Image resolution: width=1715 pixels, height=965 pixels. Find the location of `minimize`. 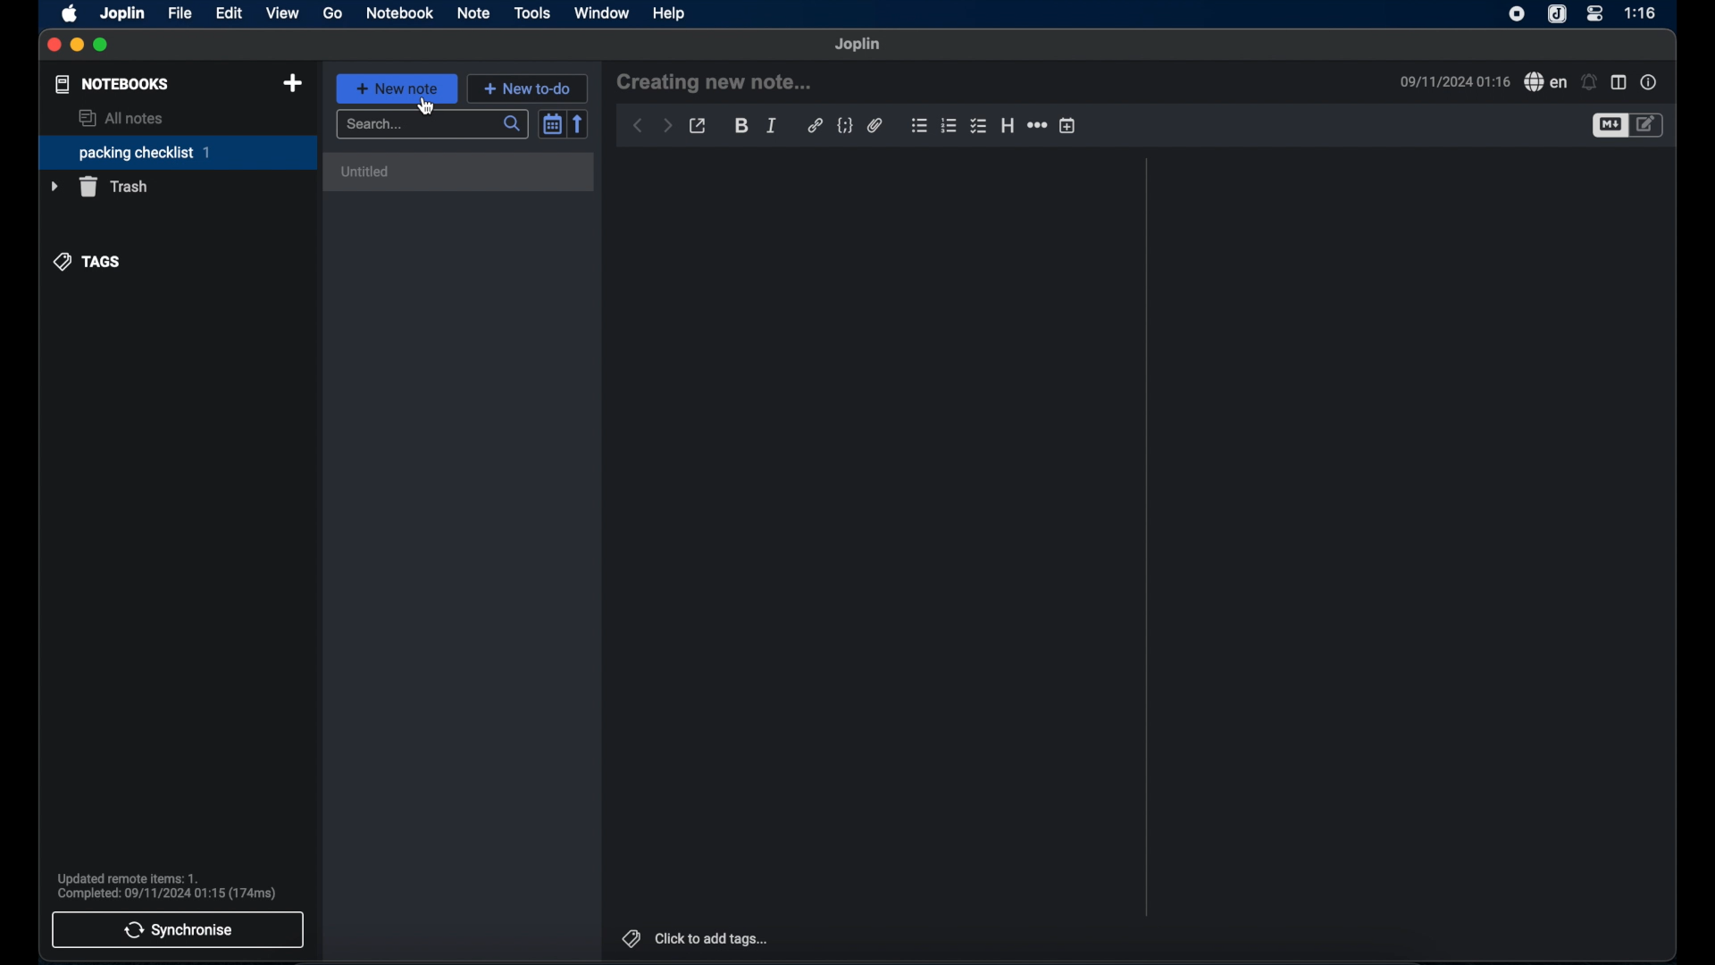

minimize is located at coordinates (77, 46).